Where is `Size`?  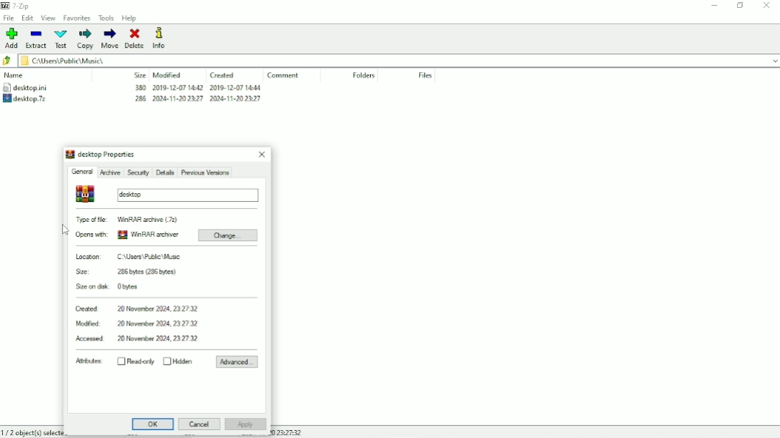 Size is located at coordinates (139, 75).